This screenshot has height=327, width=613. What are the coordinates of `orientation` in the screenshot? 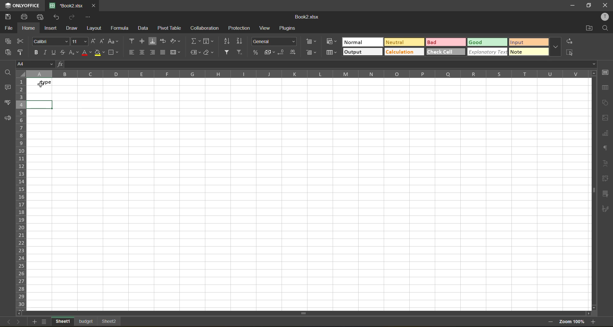 It's located at (175, 41).